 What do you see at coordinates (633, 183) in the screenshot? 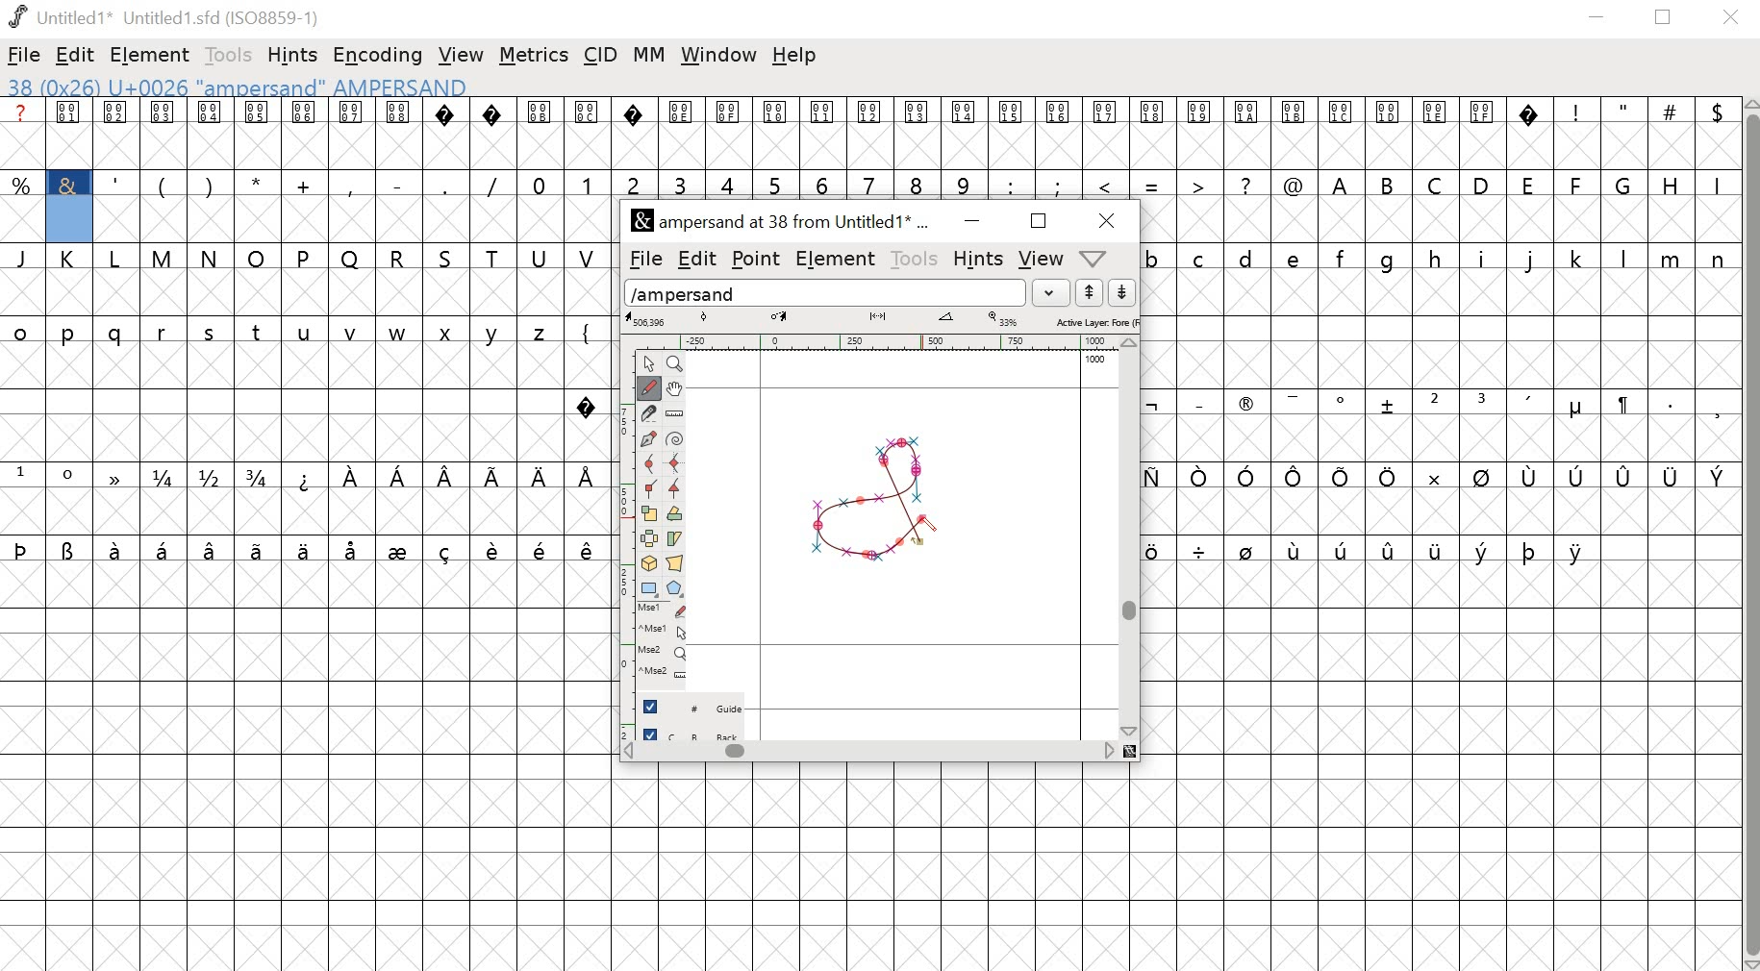
I see `2` at bounding box center [633, 183].